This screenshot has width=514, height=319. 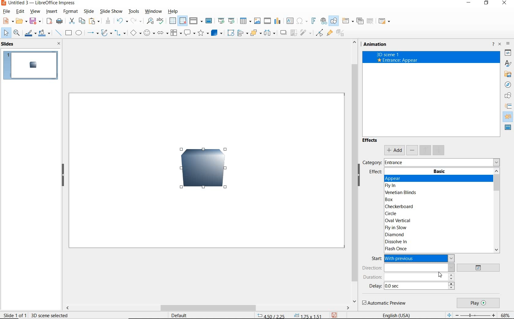 What do you see at coordinates (70, 11) in the screenshot?
I see `format` at bounding box center [70, 11].